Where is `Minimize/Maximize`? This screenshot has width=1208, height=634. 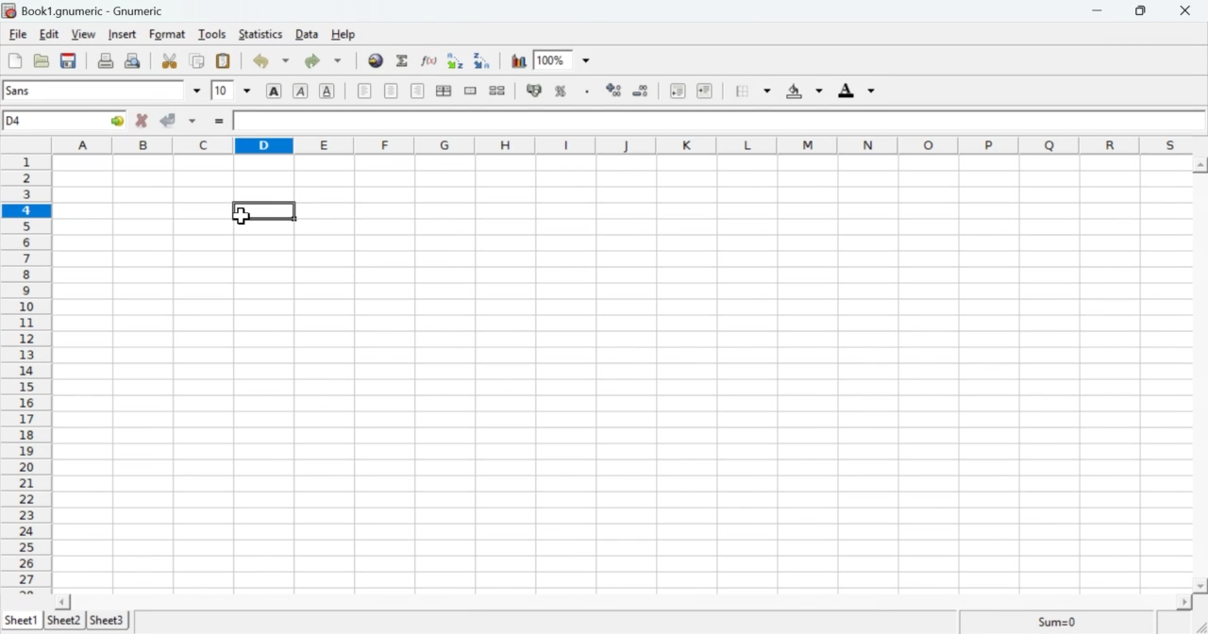
Minimize/Maximize is located at coordinates (1147, 10).